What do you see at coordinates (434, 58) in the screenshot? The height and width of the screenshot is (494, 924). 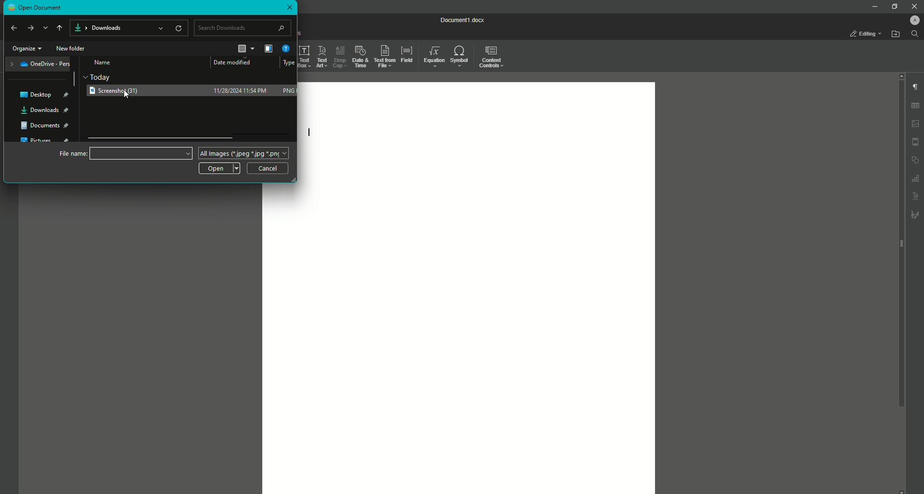 I see `Equation` at bounding box center [434, 58].